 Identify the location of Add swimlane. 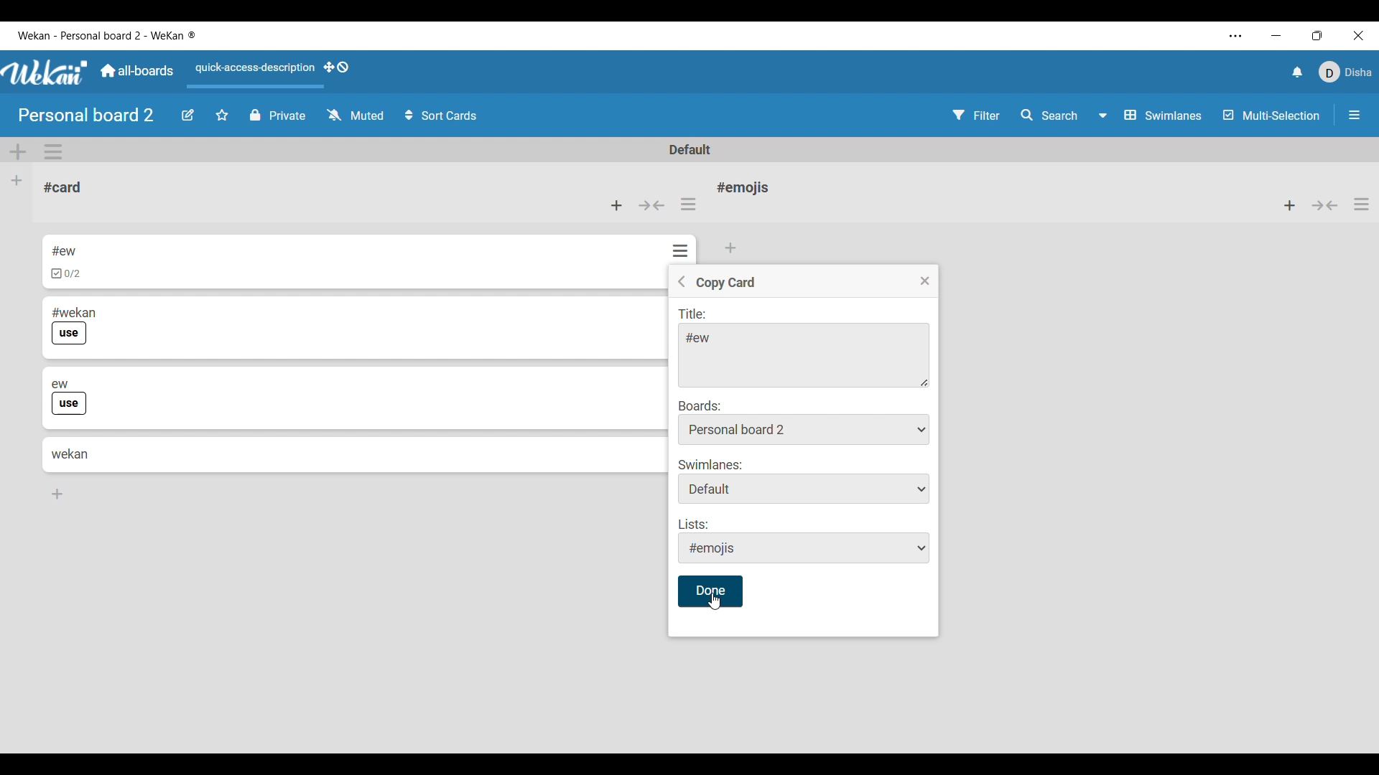
(19, 152).